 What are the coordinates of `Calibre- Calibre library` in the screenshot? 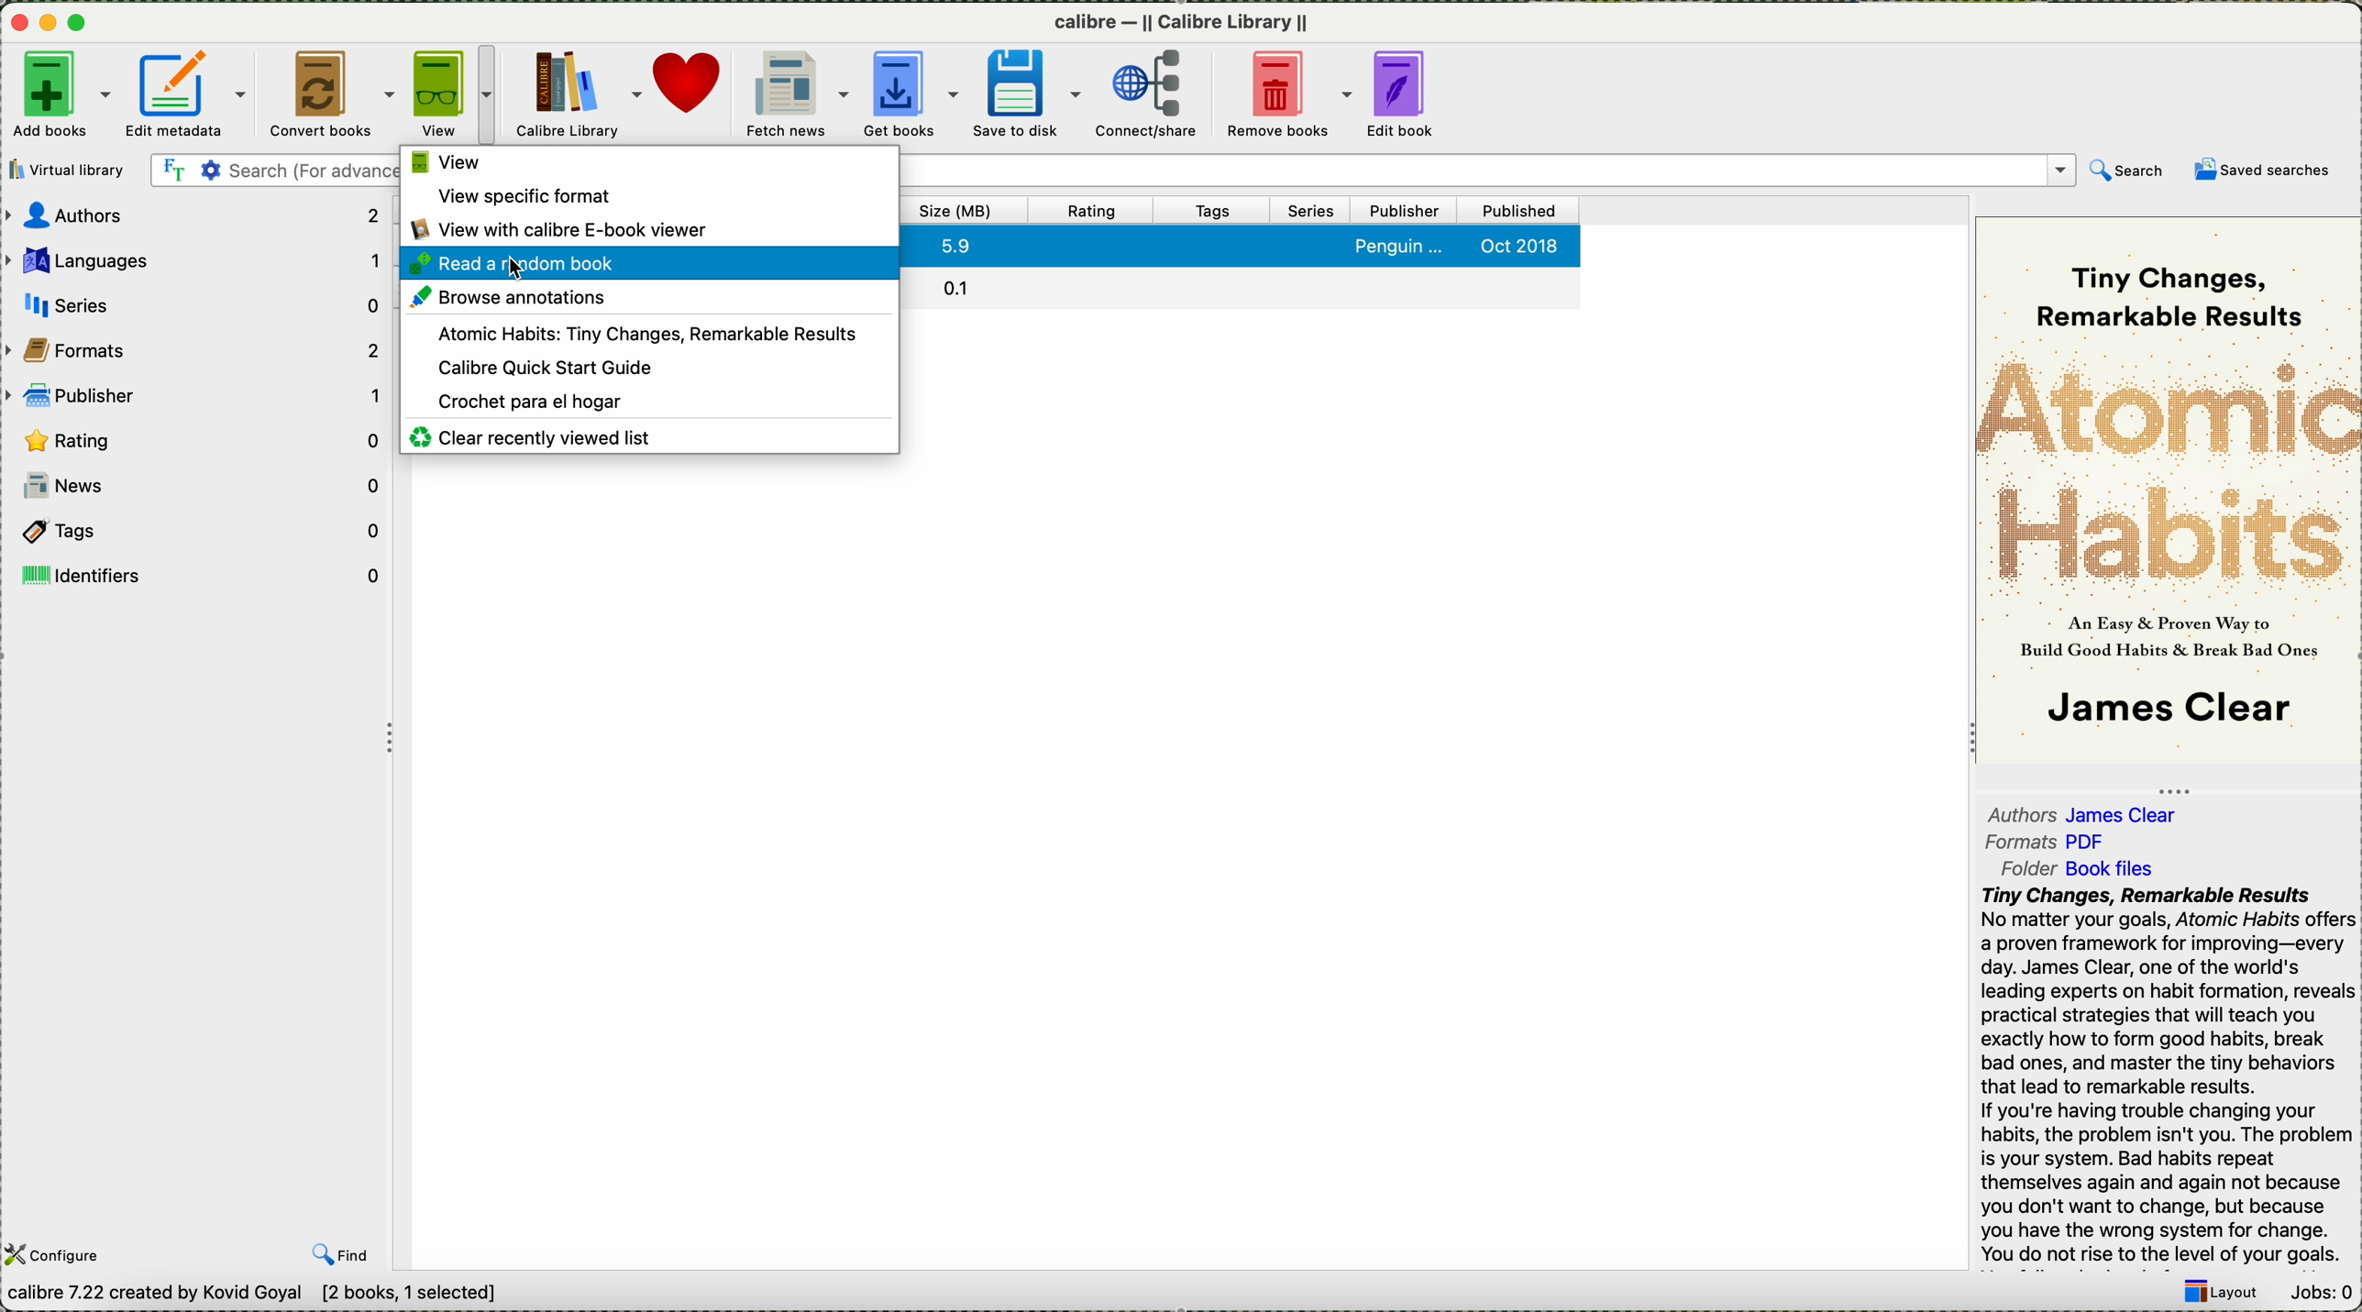 It's located at (1181, 23).